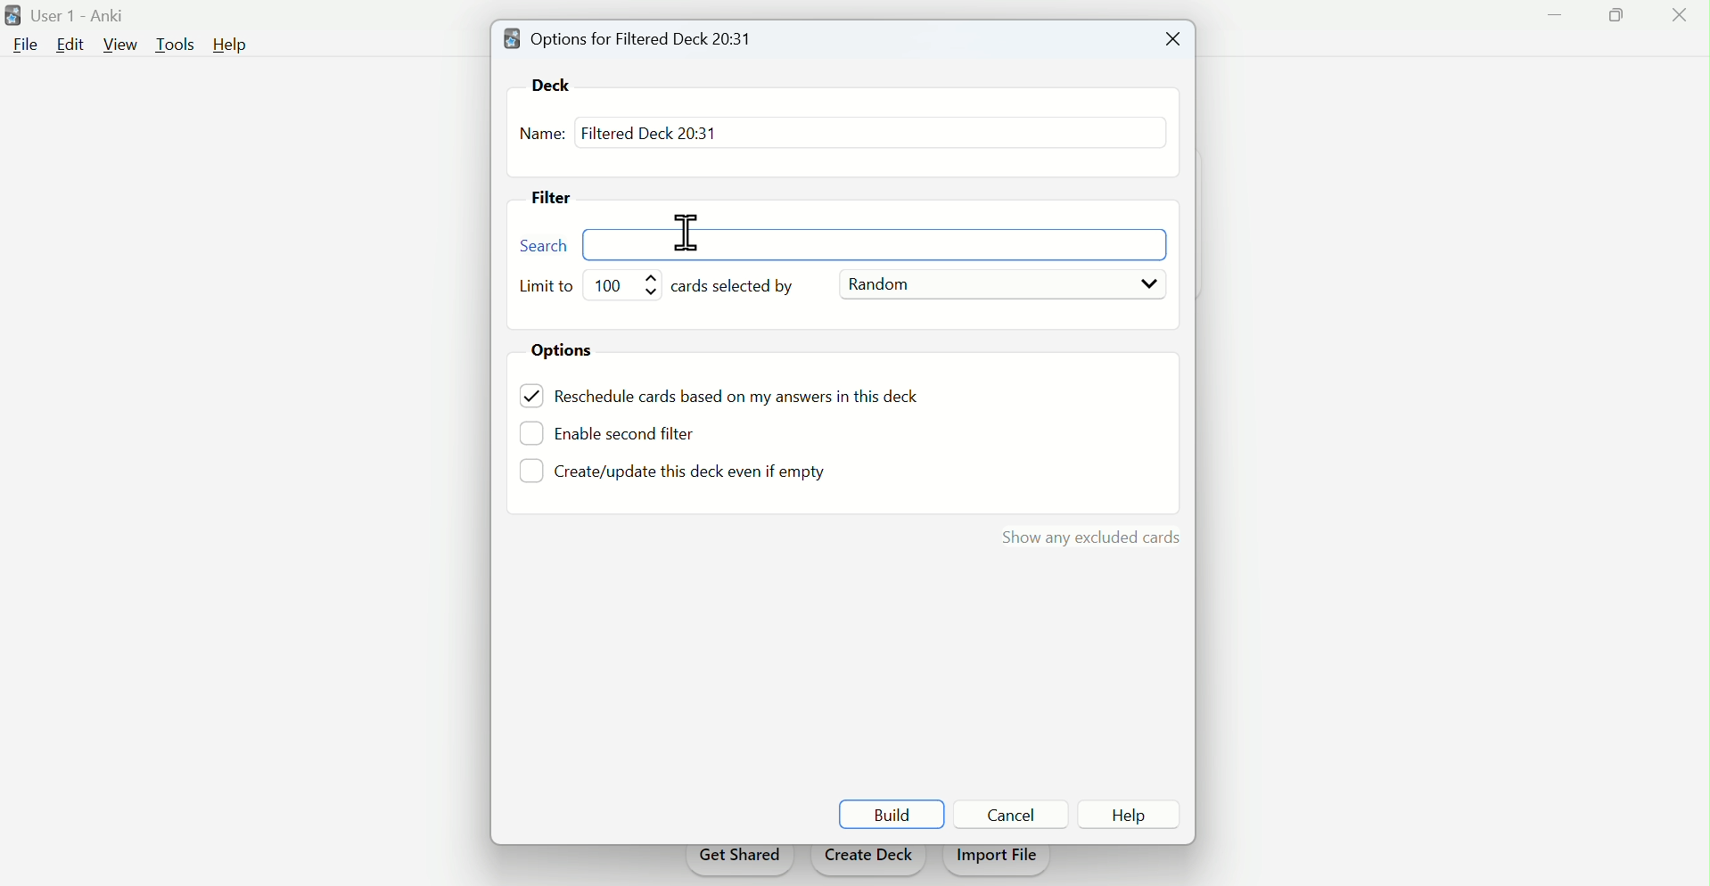 This screenshot has width=1710, height=886. What do you see at coordinates (687, 475) in the screenshot?
I see `Create/update this deck even if empty` at bounding box center [687, 475].